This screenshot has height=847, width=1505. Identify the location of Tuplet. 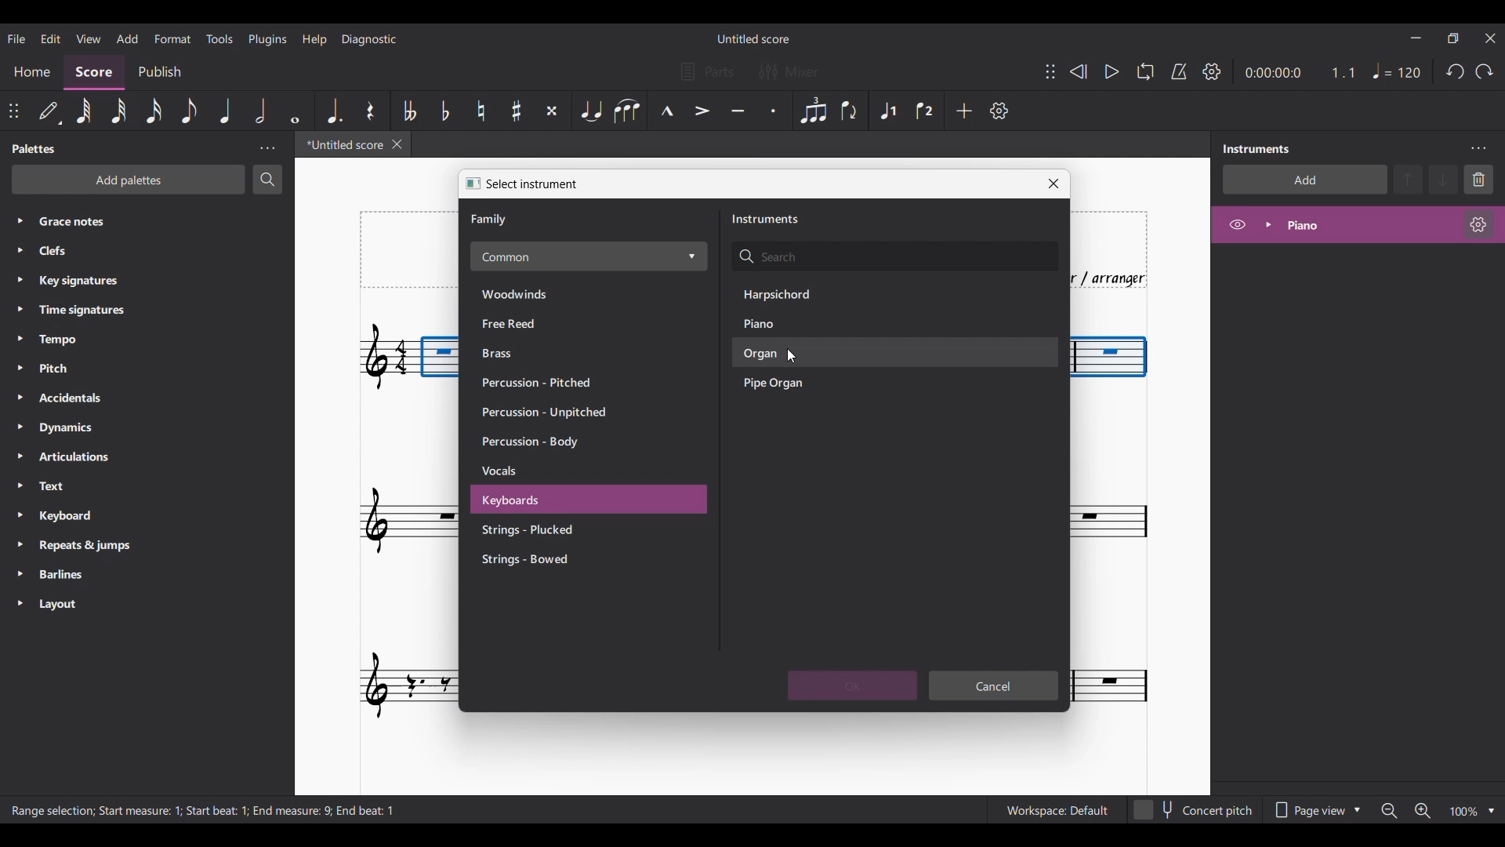
(814, 111).